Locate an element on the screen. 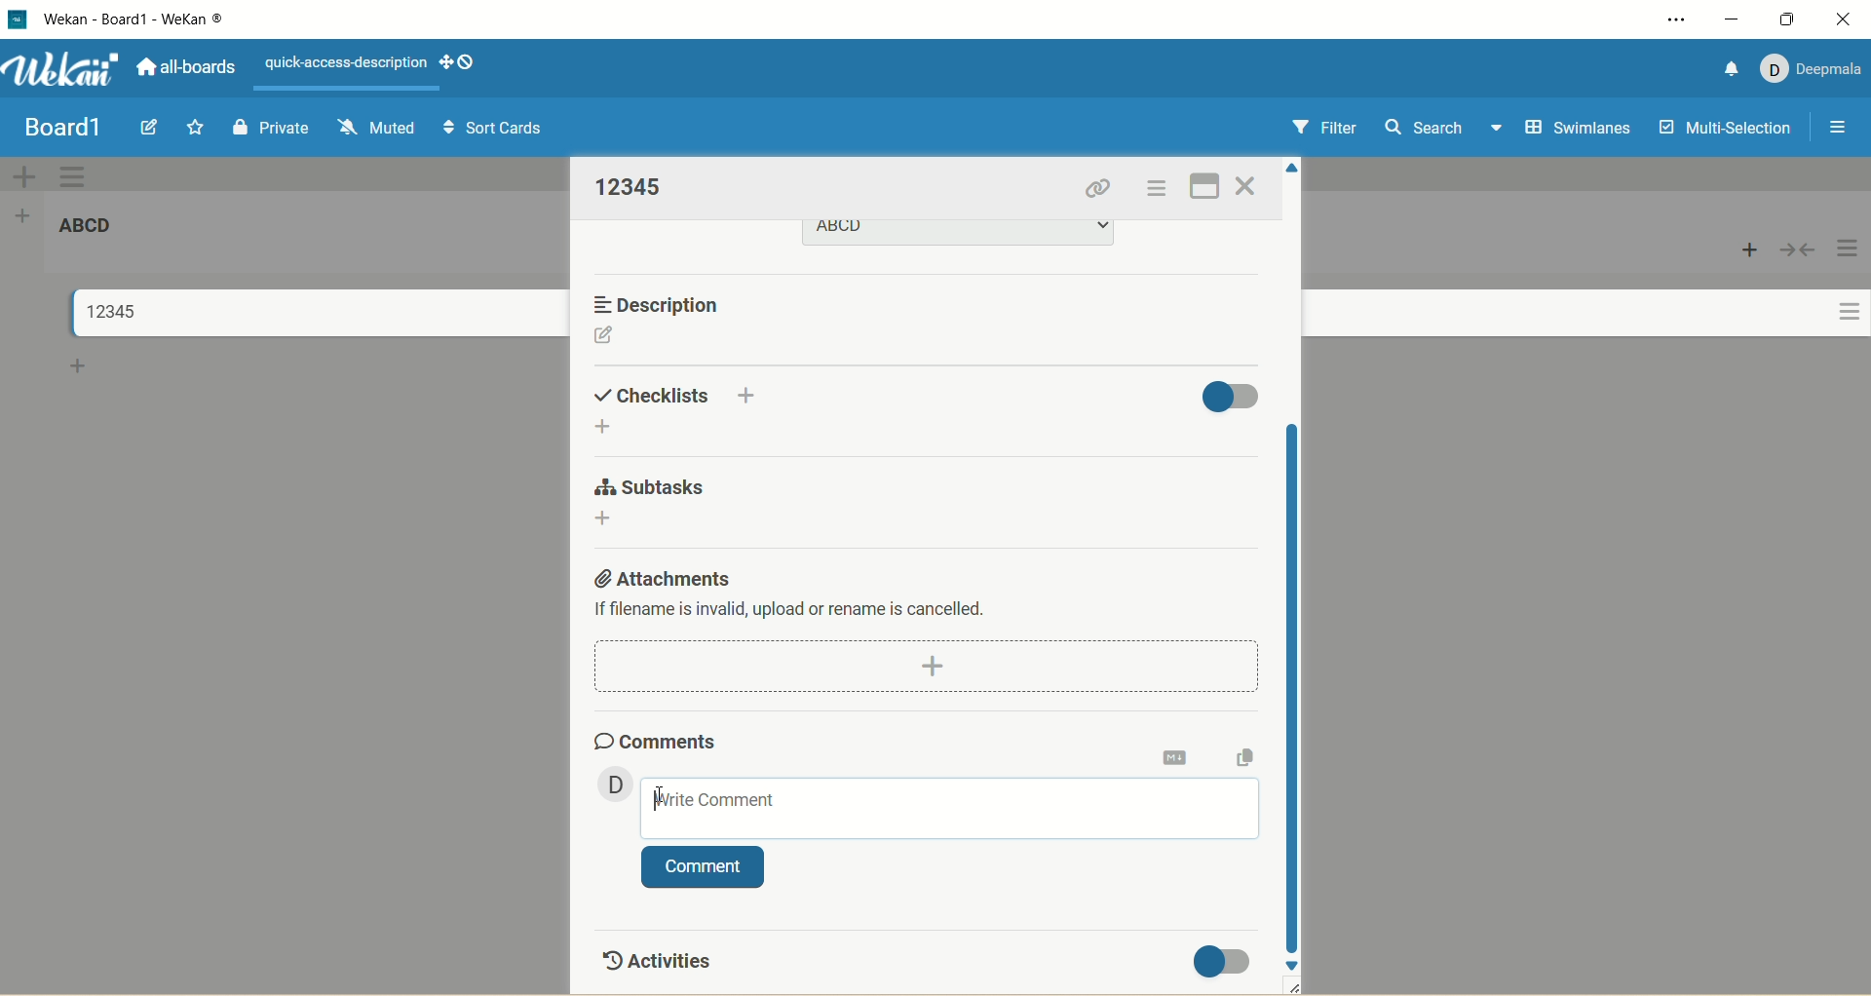 The height and width of the screenshot is (996, 1871). search is located at coordinates (1443, 130).